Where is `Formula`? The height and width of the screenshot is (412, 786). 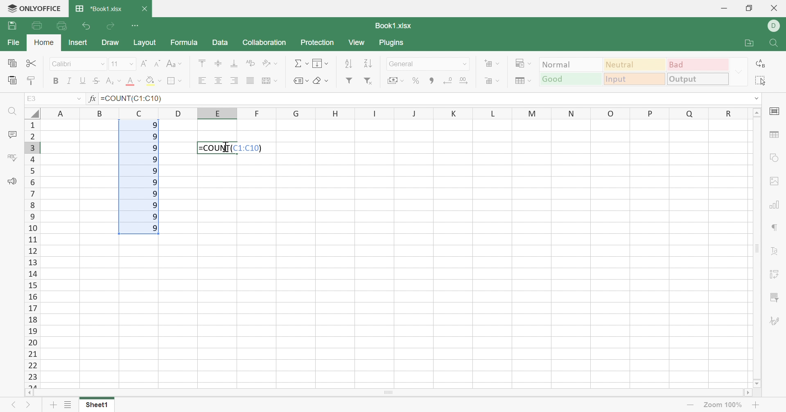 Formula is located at coordinates (186, 45).